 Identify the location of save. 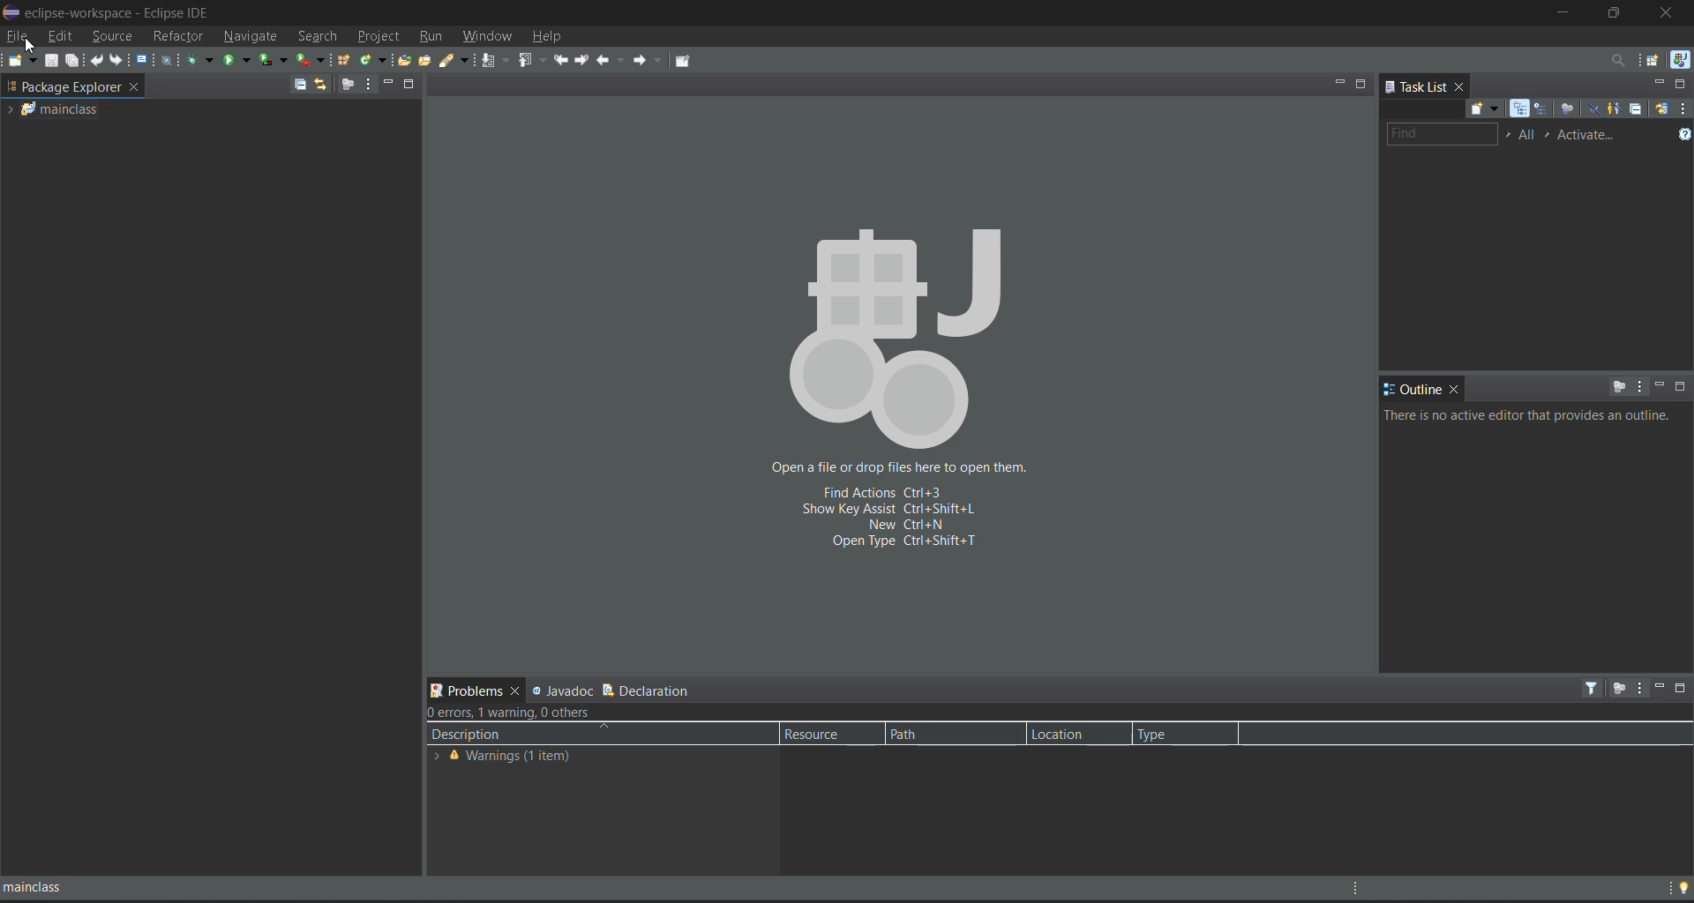
(51, 61).